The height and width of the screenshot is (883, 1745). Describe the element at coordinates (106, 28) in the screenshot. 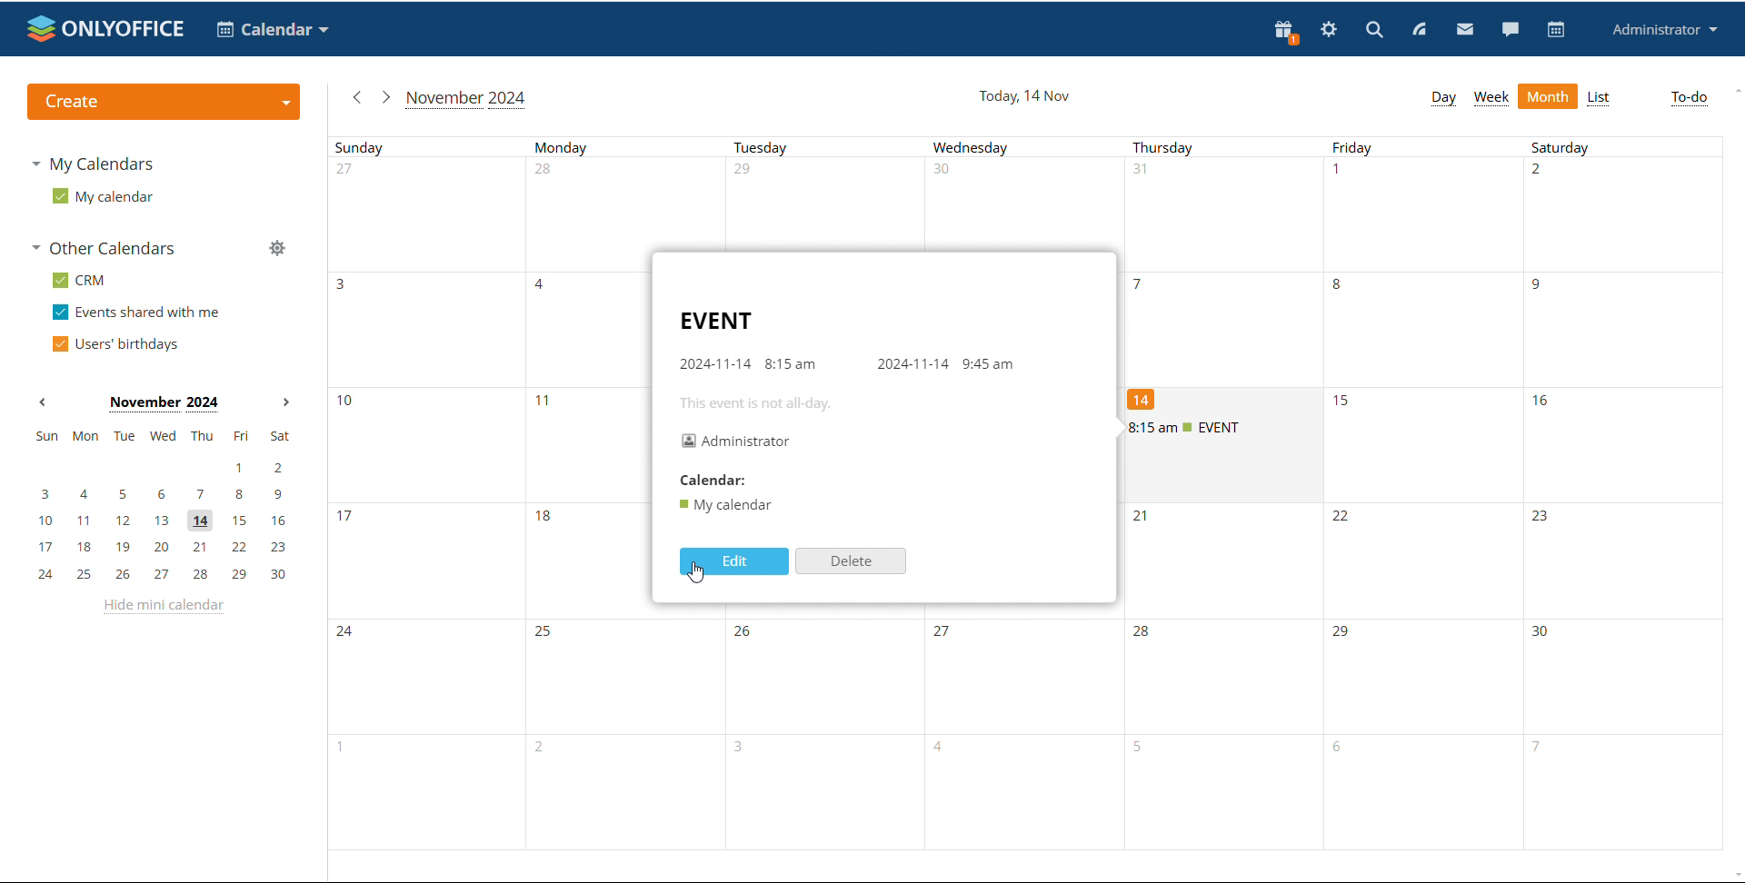

I see `logo` at that location.